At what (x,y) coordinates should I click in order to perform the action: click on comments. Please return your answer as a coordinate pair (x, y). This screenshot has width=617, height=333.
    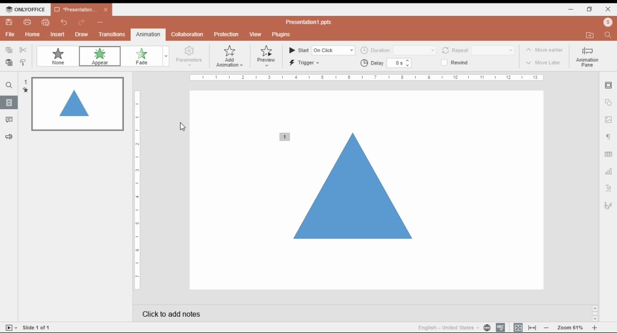
    Looking at the image, I should click on (10, 120).